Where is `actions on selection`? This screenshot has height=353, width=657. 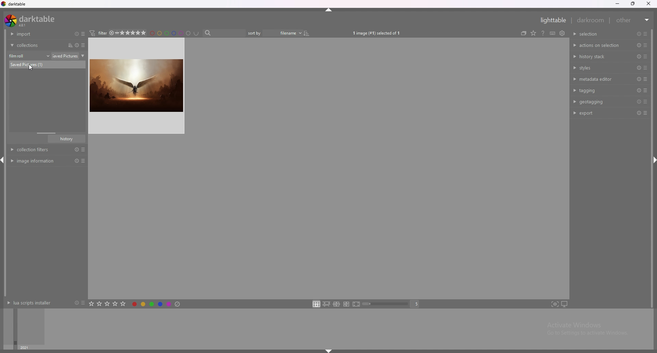 actions on selection is located at coordinates (597, 45).